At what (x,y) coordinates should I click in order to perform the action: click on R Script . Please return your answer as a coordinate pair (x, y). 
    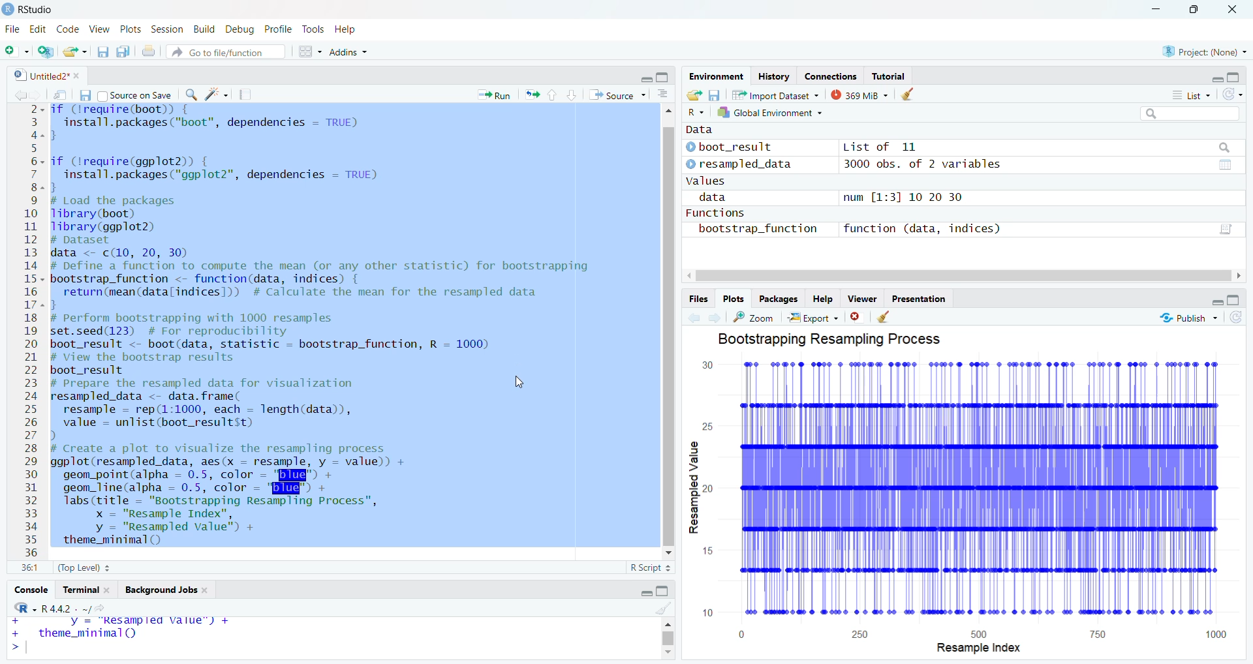
    Looking at the image, I should click on (647, 568).